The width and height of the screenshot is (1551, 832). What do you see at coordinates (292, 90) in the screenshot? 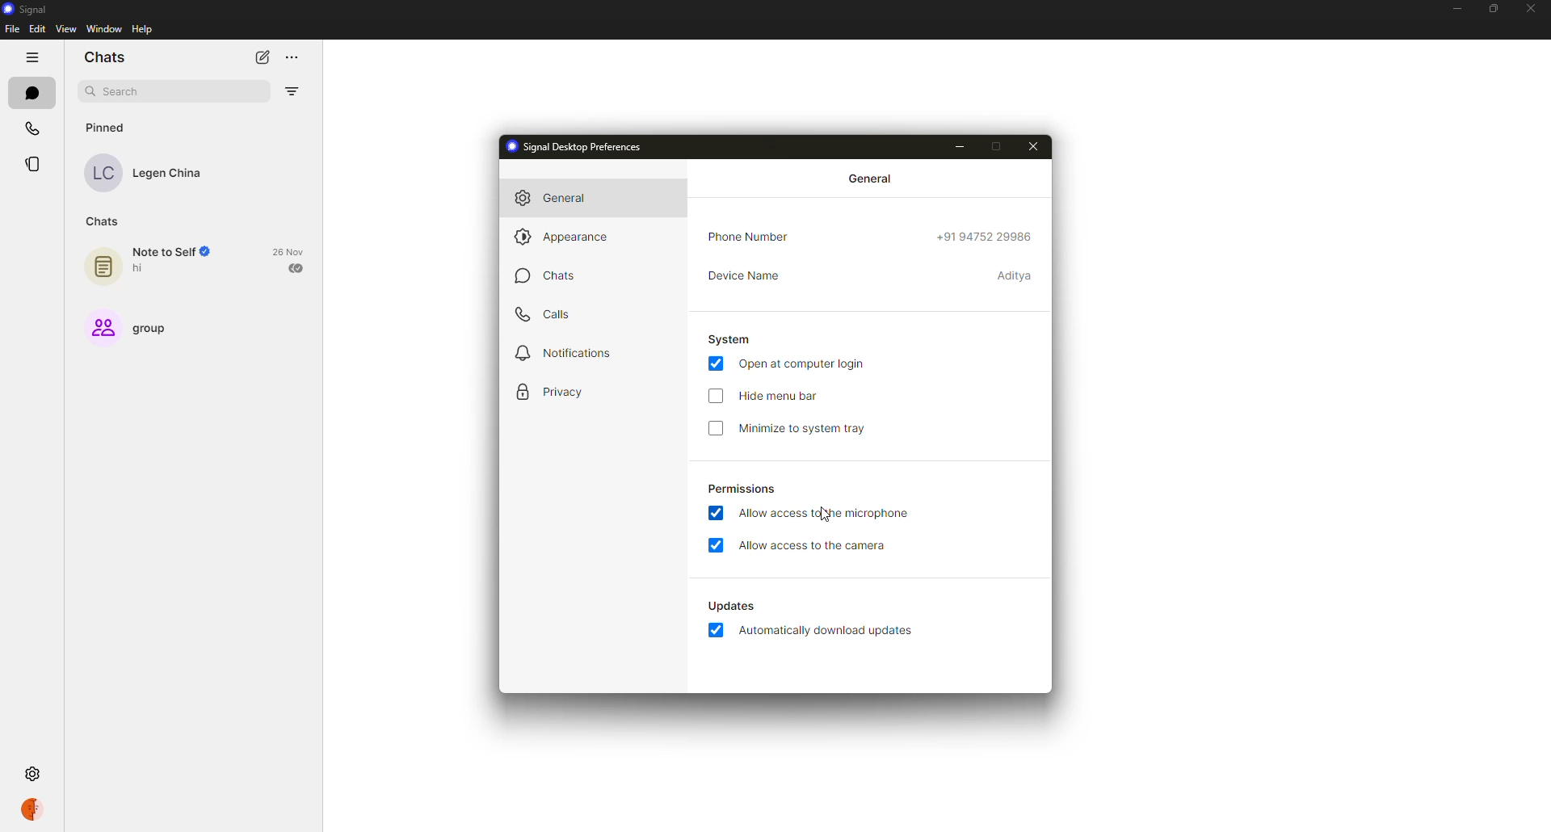
I see `filter` at bounding box center [292, 90].